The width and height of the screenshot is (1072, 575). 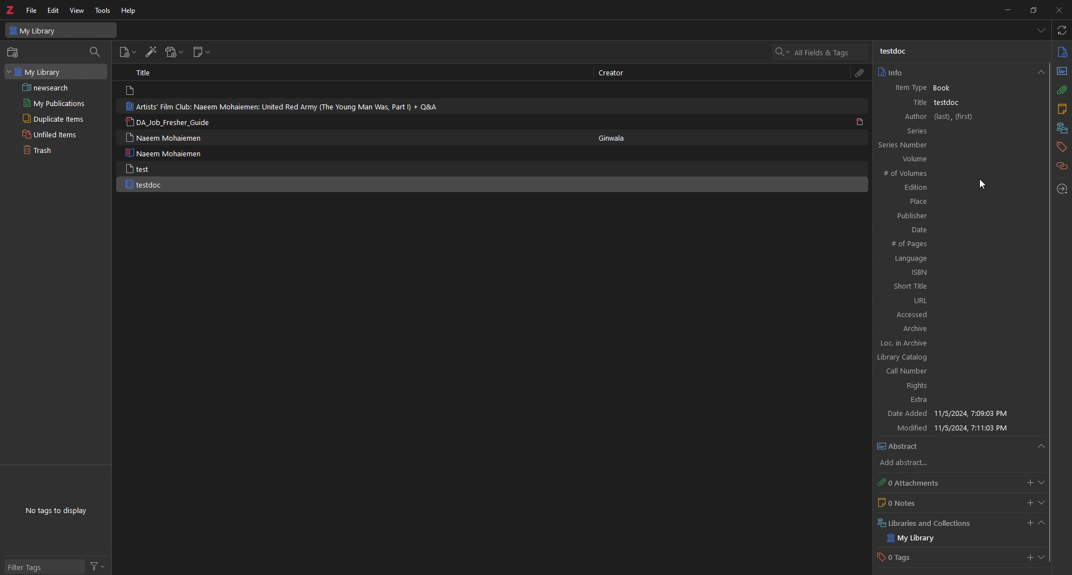 I want to click on Duplicate items, so click(x=57, y=118).